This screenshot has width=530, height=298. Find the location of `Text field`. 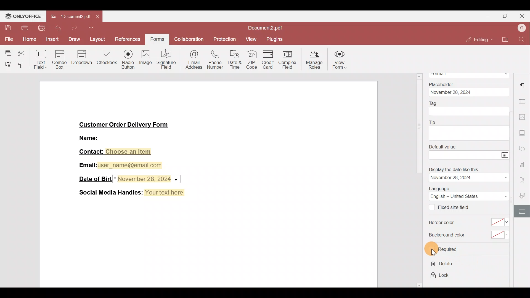

Text field is located at coordinates (40, 59).